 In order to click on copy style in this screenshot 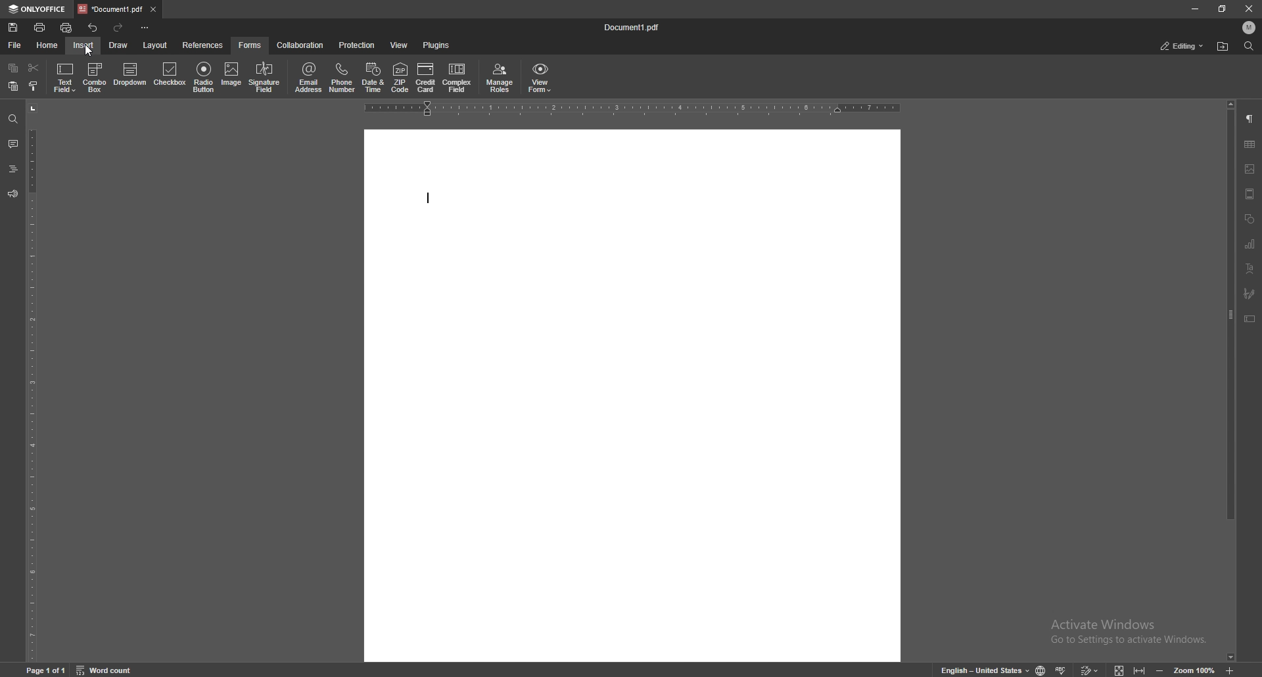, I will do `click(34, 85)`.